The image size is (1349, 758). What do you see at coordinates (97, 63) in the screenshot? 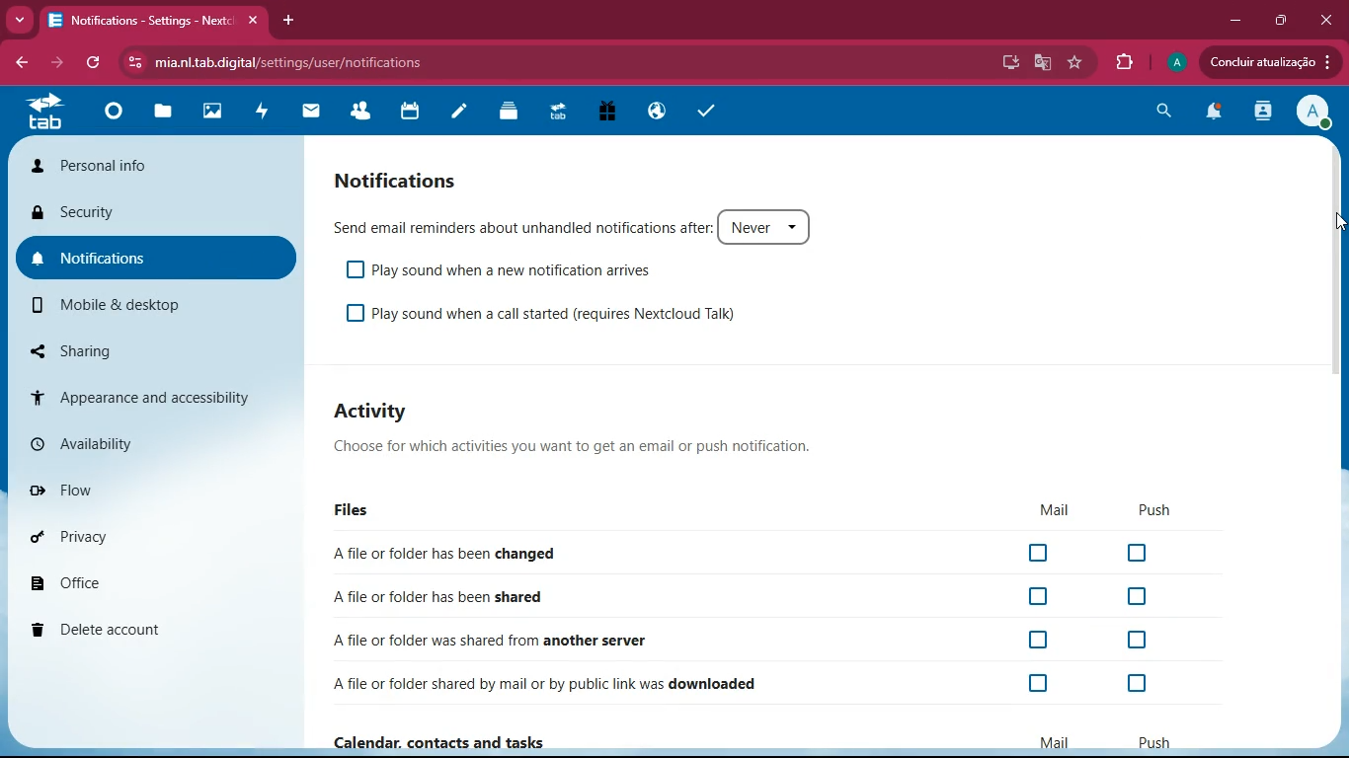
I see `refresh` at bounding box center [97, 63].